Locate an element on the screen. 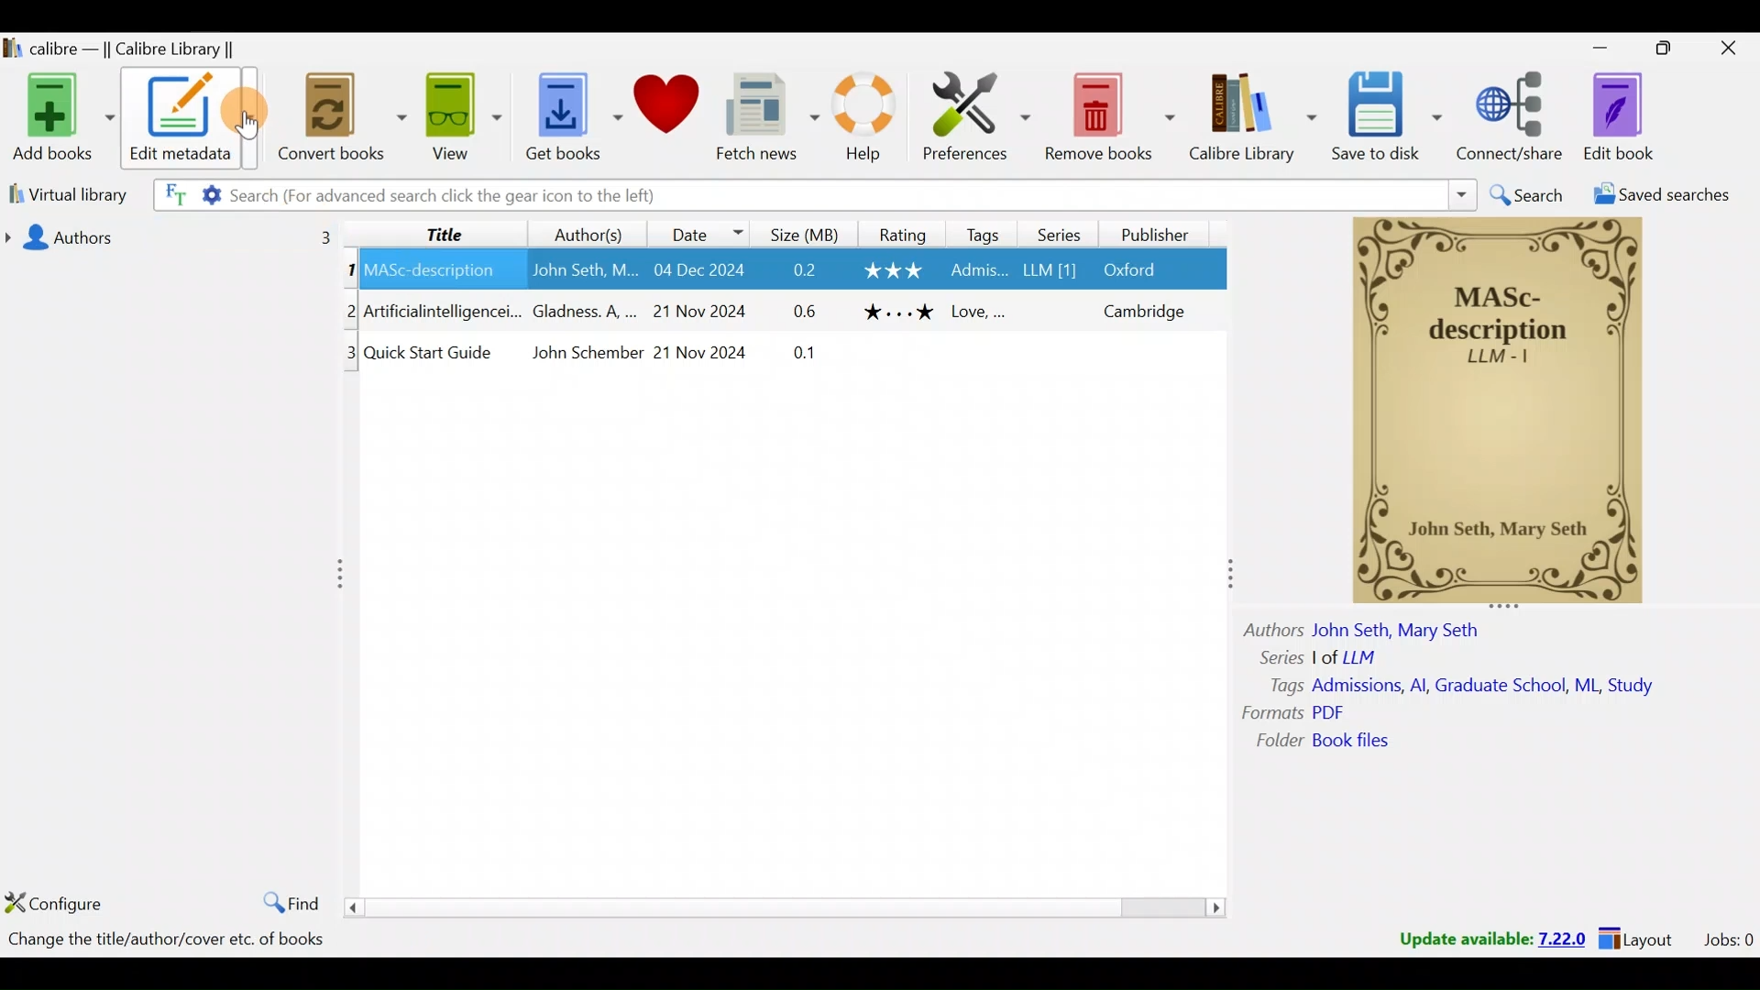 This screenshot has width=1760, height=990.  is located at coordinates (709, 352).